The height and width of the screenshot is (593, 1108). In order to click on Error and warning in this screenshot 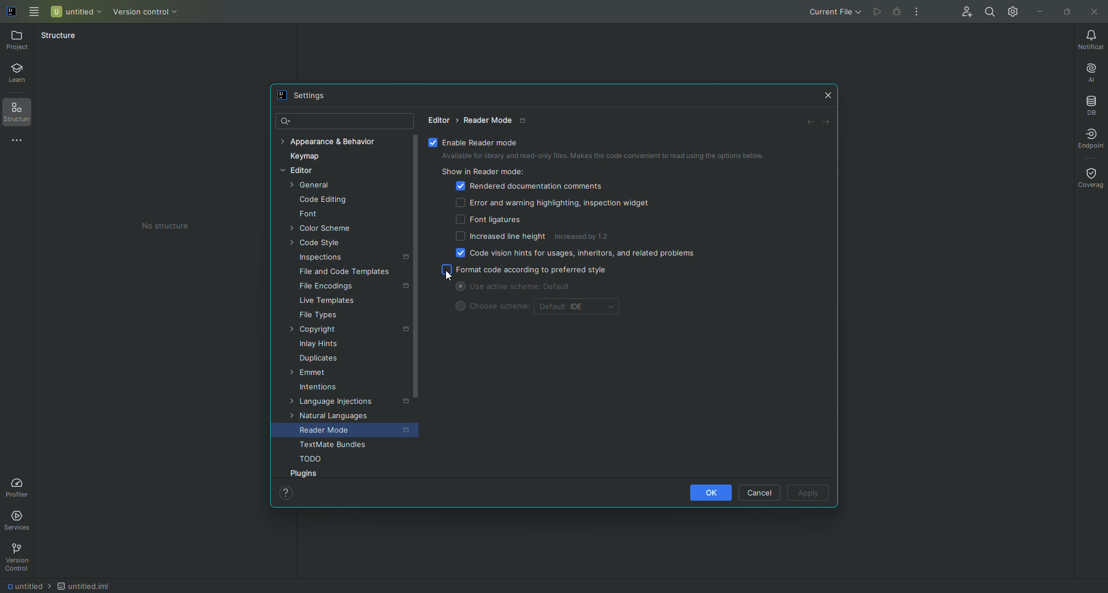, I will do `click(552, 204)`.